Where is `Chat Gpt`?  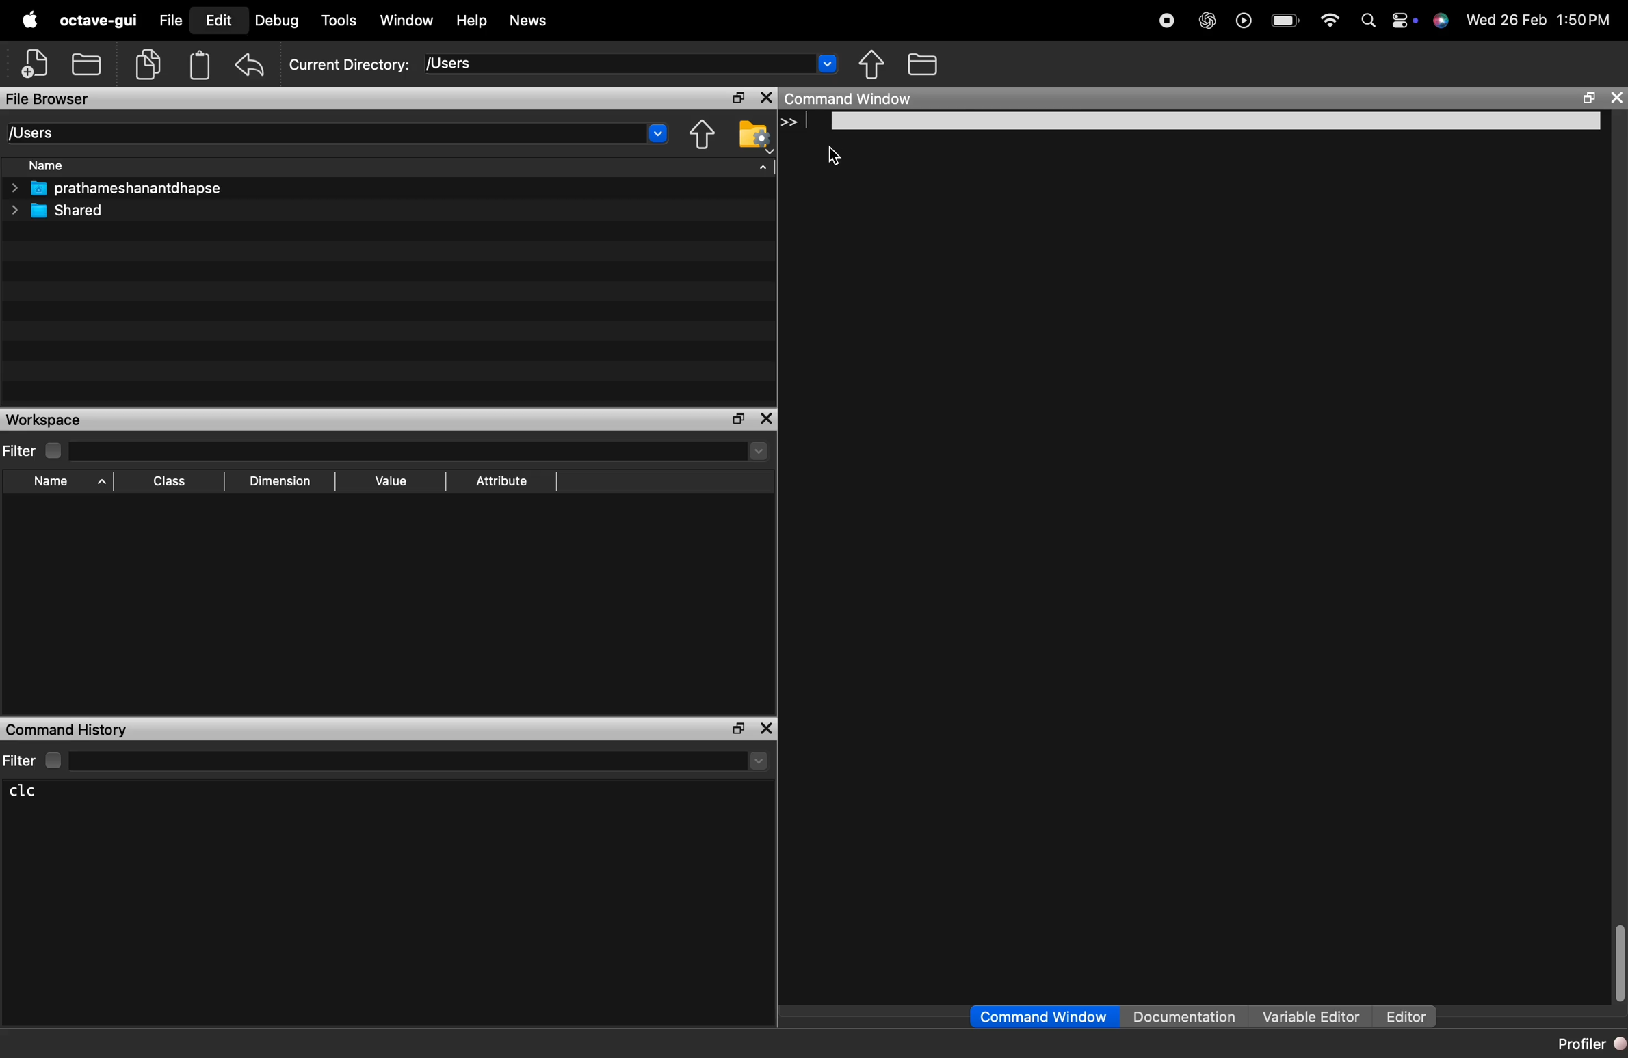
Chat Gpt is located at coordinates (1204, 22).